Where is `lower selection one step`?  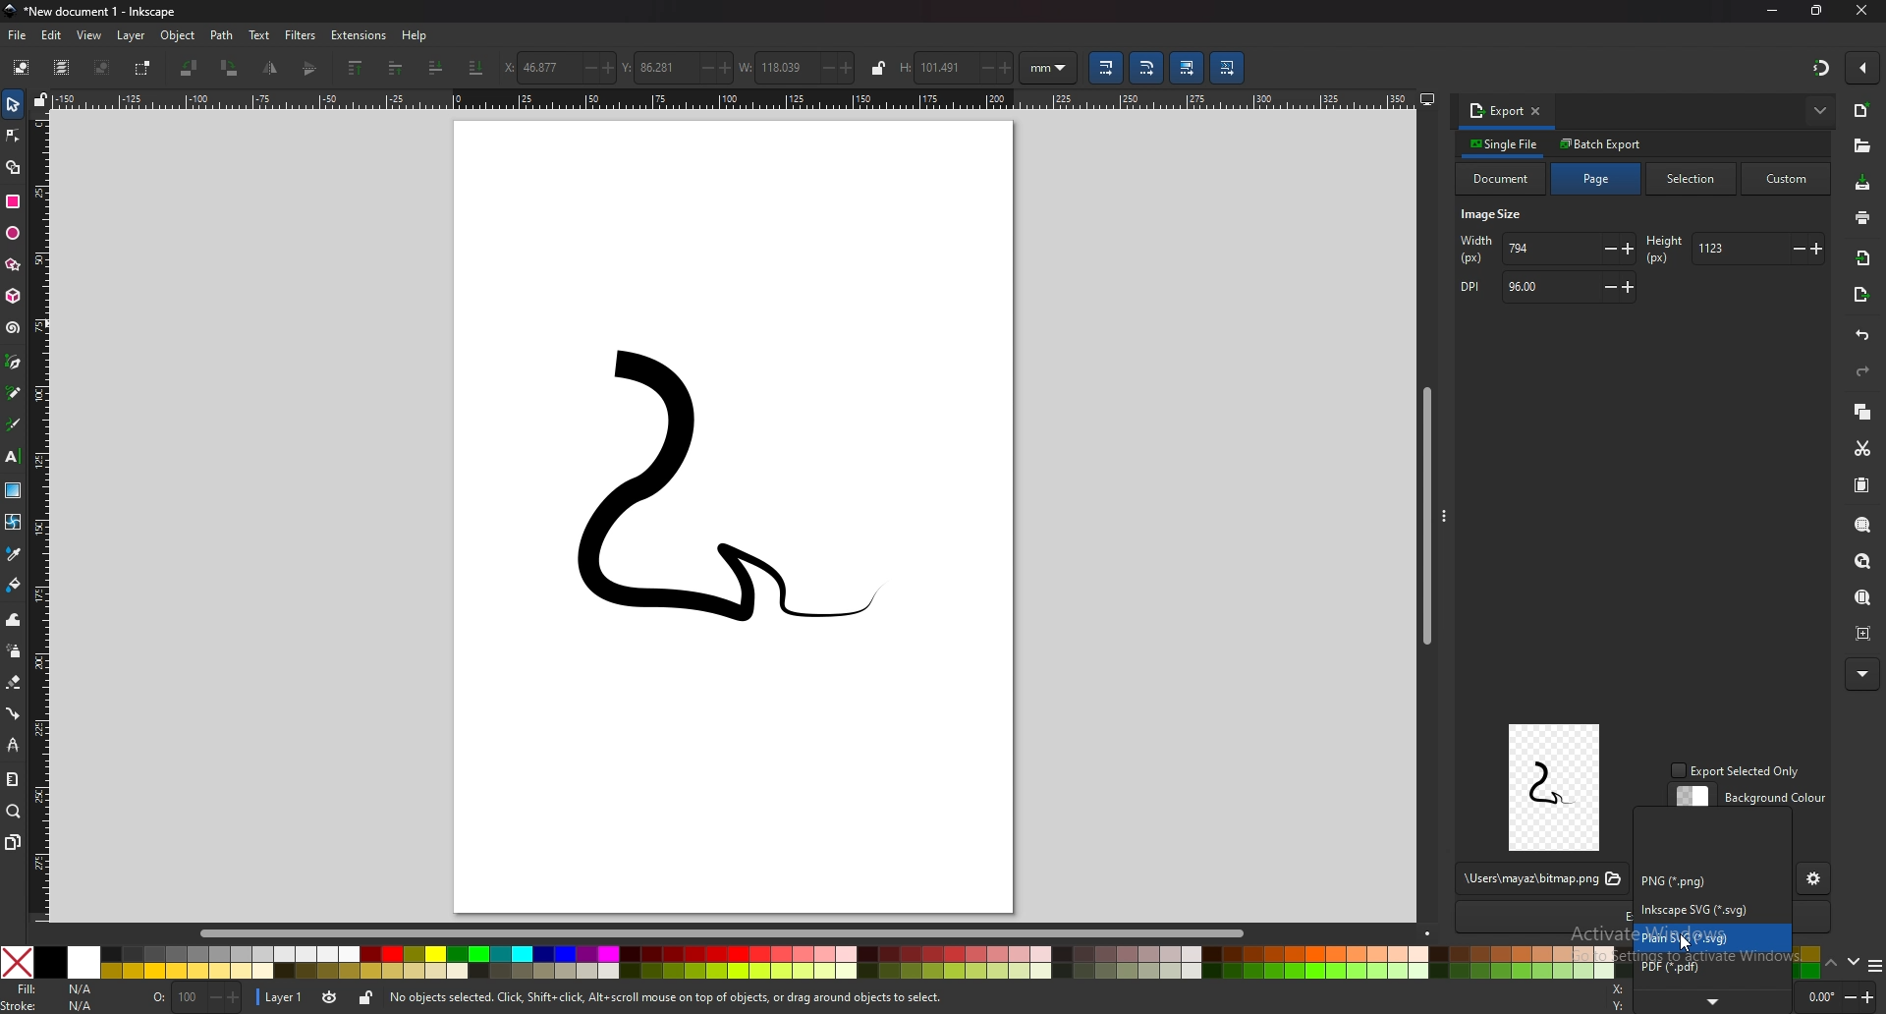 lower selection one step is located at coordinates (437, 66).